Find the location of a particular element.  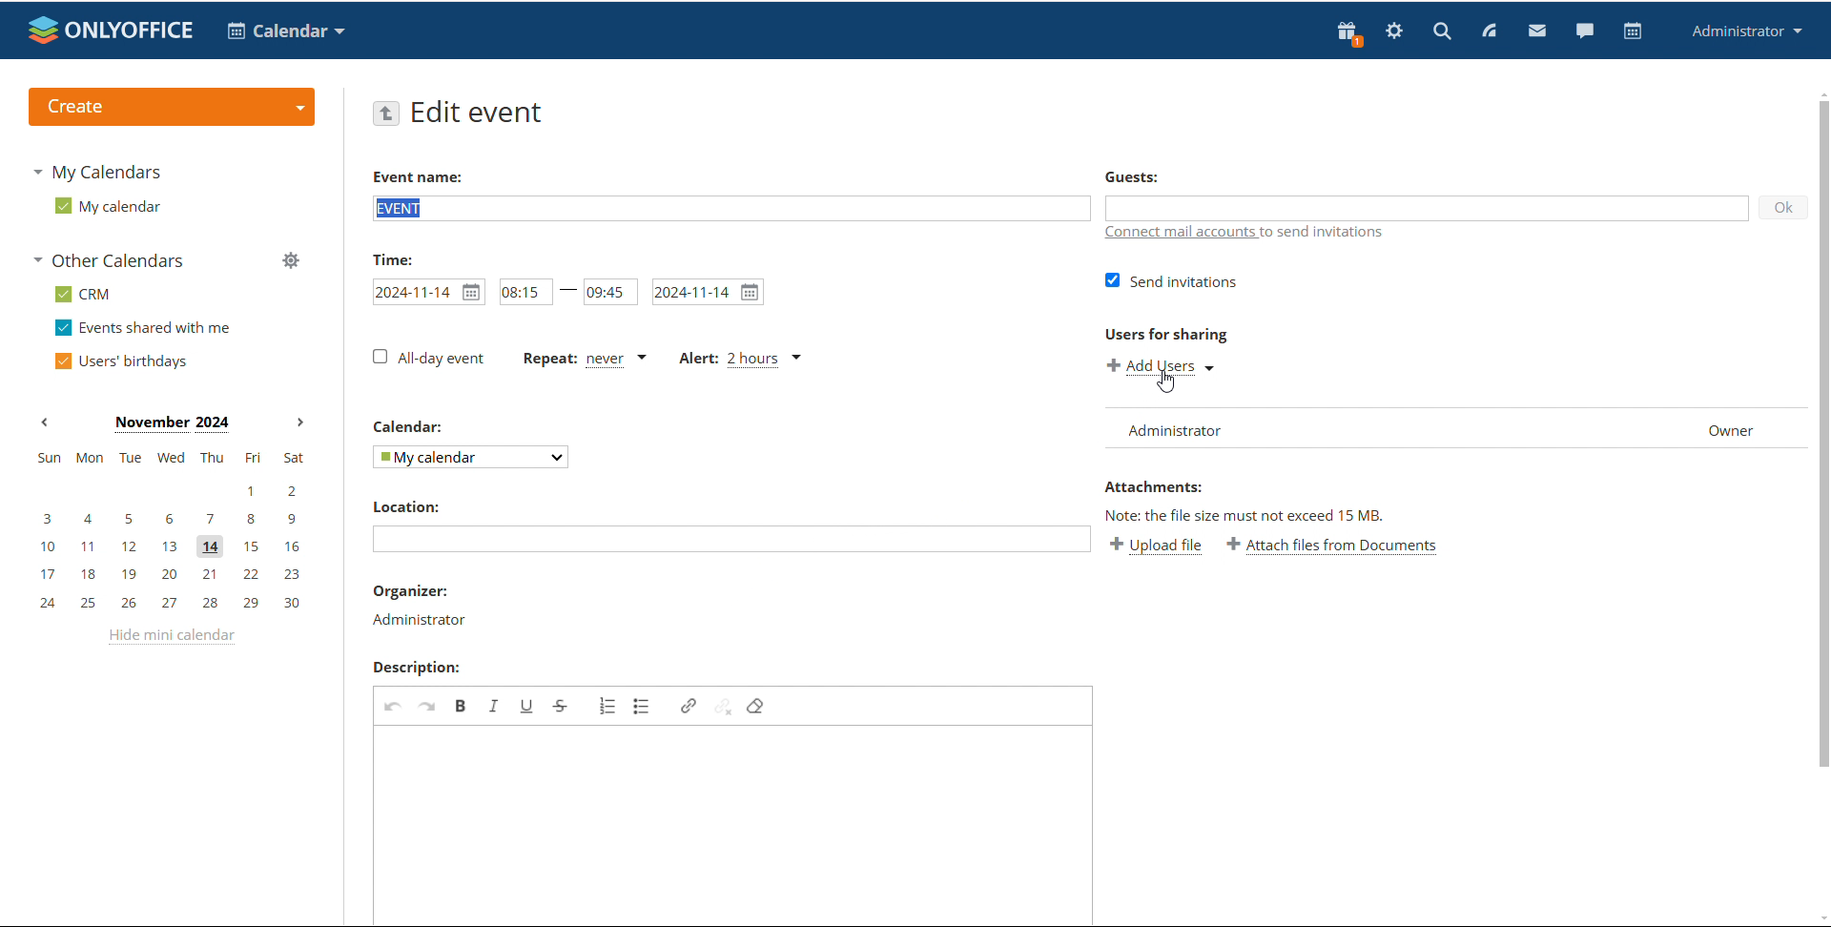

scroll down is located at coordinates (1820, 917).